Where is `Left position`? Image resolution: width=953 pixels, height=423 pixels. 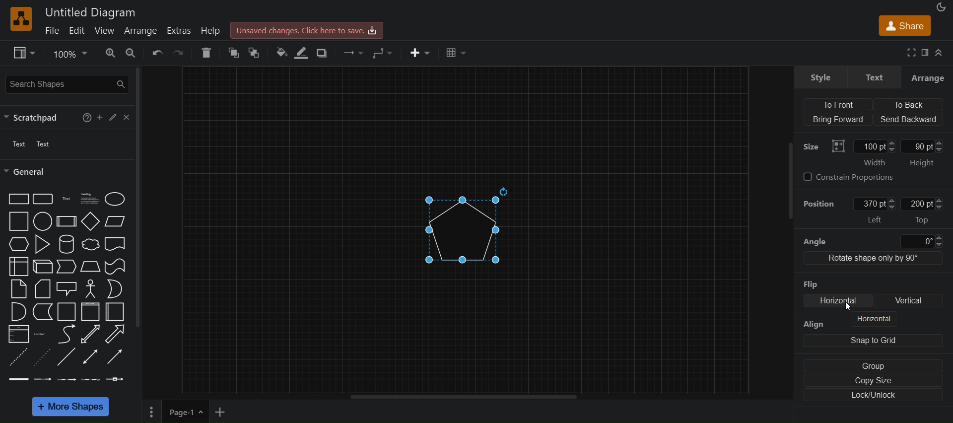 Left position is located at coordinates (875, 219).